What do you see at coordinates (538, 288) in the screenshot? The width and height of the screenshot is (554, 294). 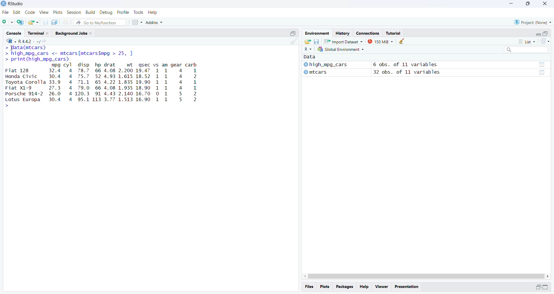 I see `minimize` at bounding box center [538, 288].